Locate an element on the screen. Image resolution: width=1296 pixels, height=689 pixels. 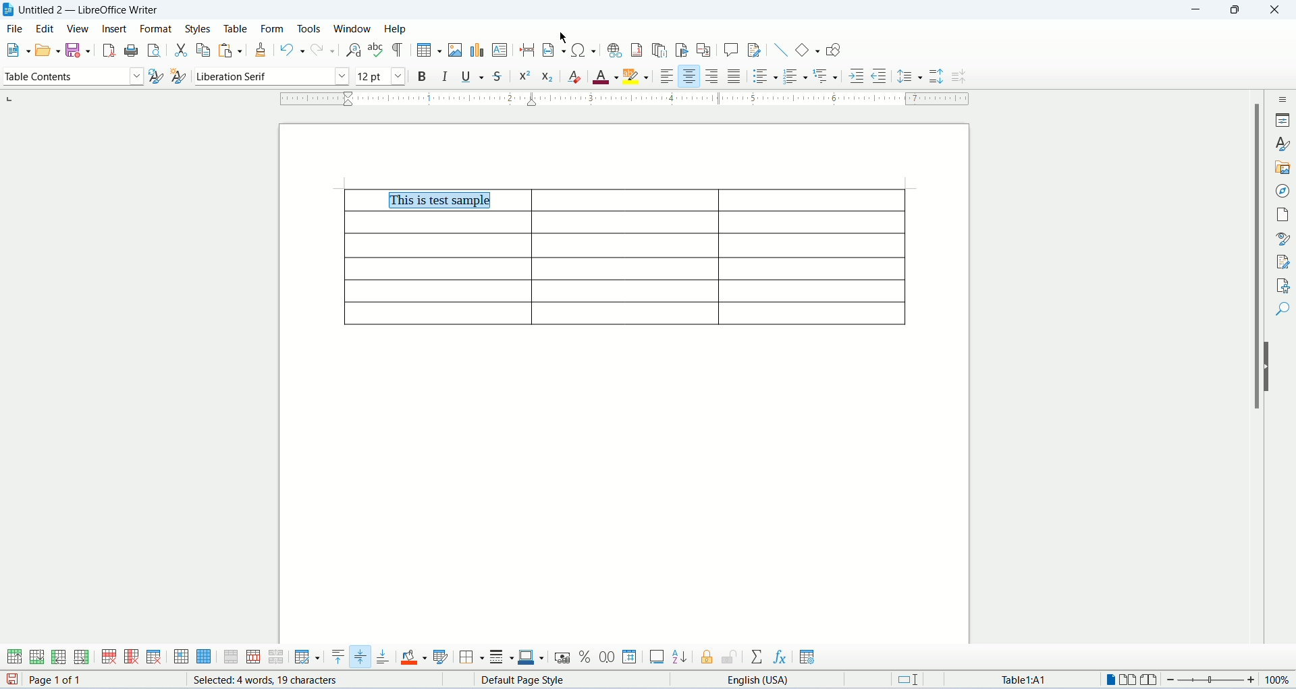
borders is located at coordinates (472, 657).